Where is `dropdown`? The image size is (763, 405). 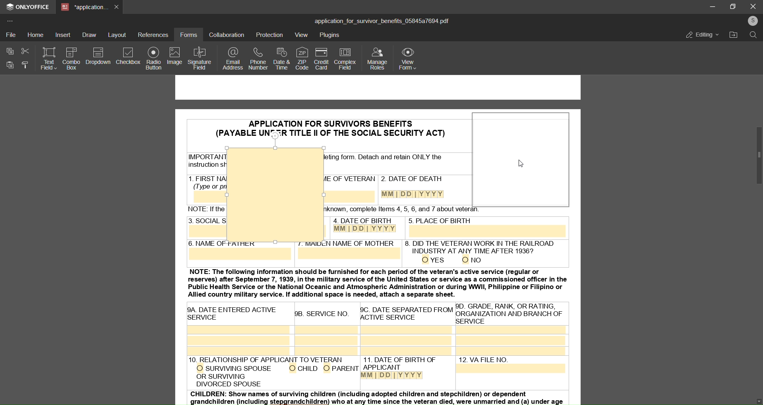
dropdown is located at coordinates (99, 56).